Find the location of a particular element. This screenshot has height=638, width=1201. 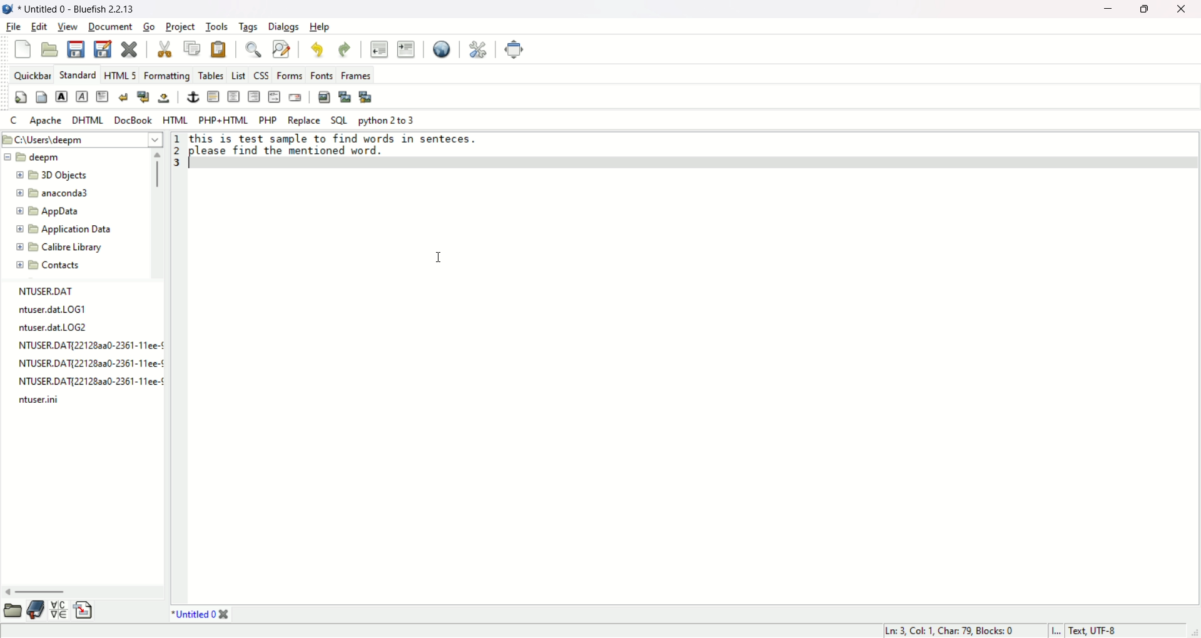

find and replace is located at coordinates (280, 48).